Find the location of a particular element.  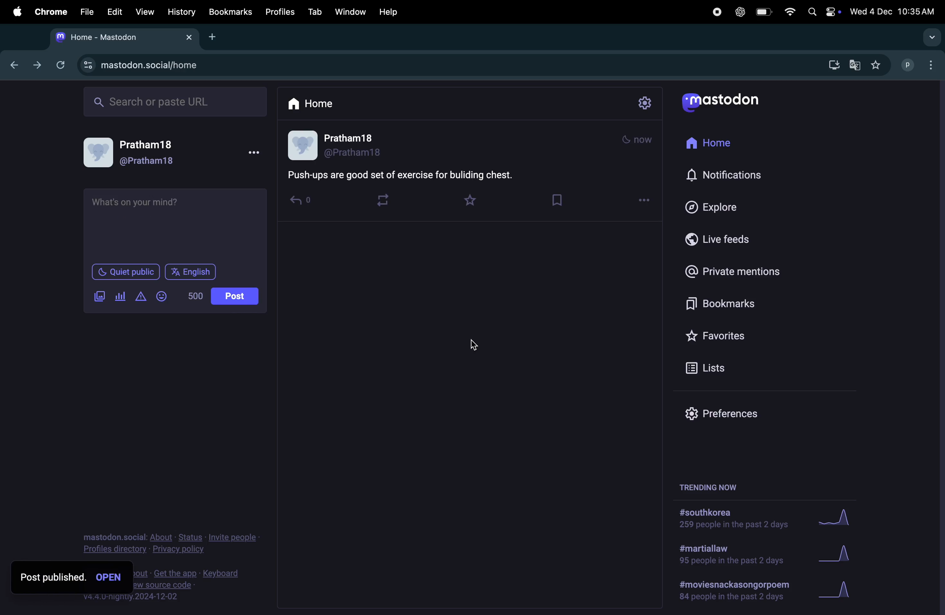

wifi is located at coordinates (789, 13).